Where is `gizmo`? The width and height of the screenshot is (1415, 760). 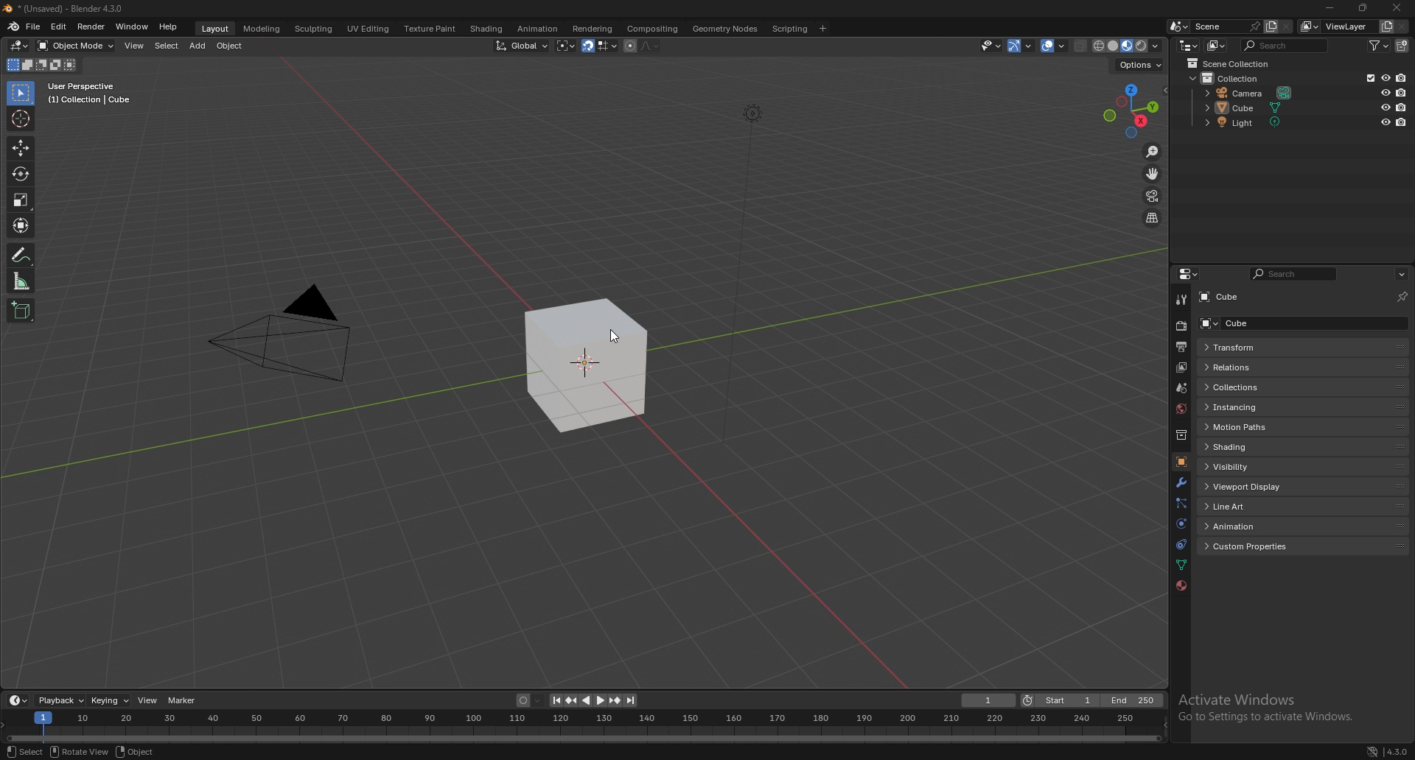 gizmo is located at coordinates (1024, 45).